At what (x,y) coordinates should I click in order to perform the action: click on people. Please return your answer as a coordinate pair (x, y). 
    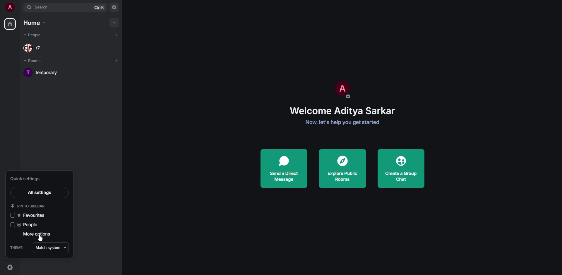
    Looking at the image, I should click on (35, 47).